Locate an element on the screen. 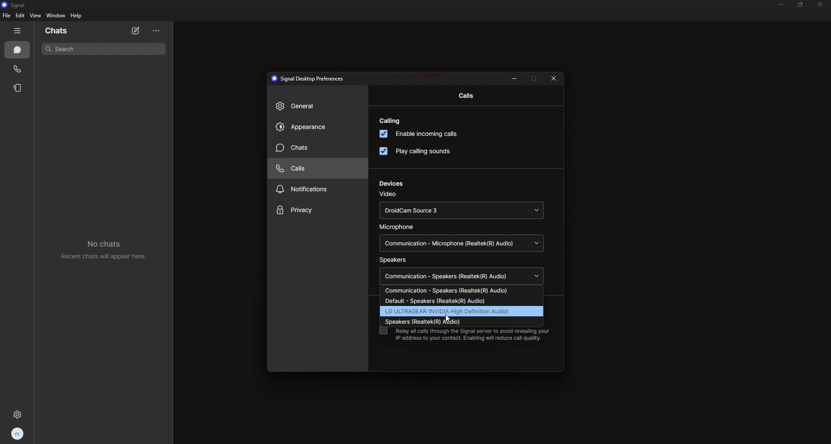 This screenshot has height=444, width=831. appearance is located at coordinates (316, 128).